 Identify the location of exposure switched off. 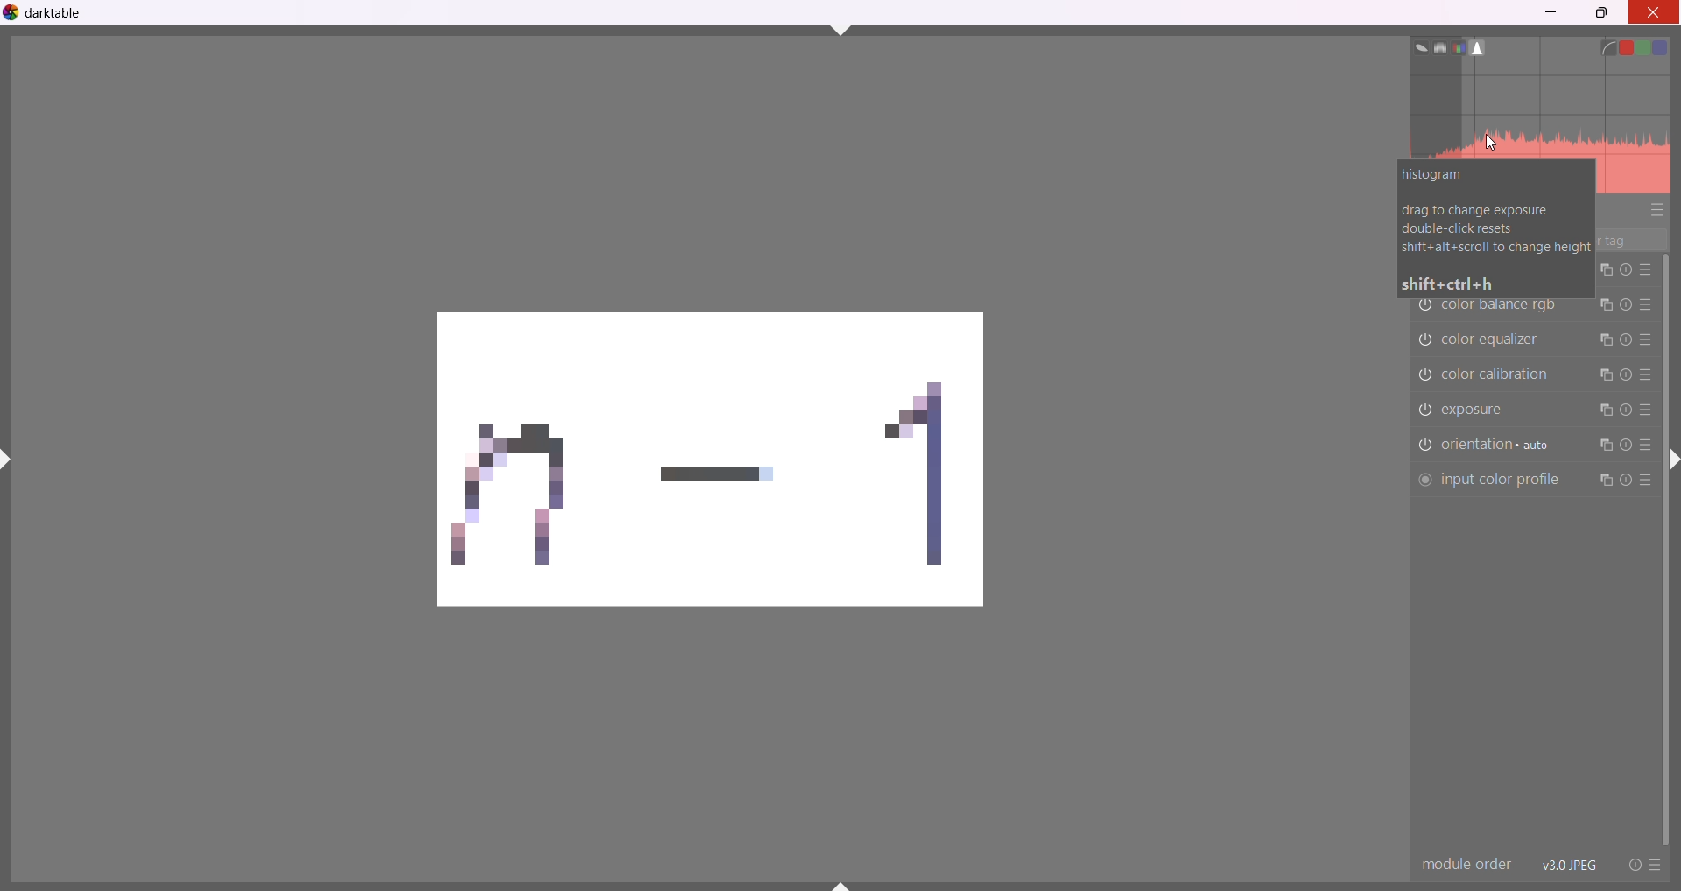
(1423, 410).